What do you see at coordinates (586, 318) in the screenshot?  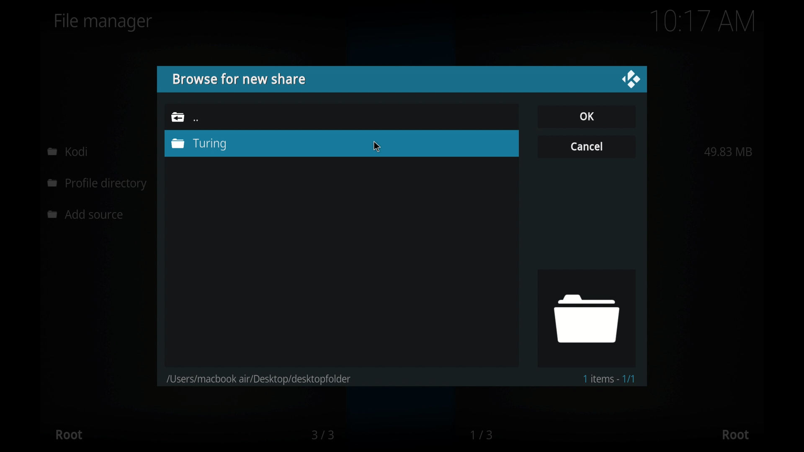 I see `folder icon` at bounding box center [586, 318].